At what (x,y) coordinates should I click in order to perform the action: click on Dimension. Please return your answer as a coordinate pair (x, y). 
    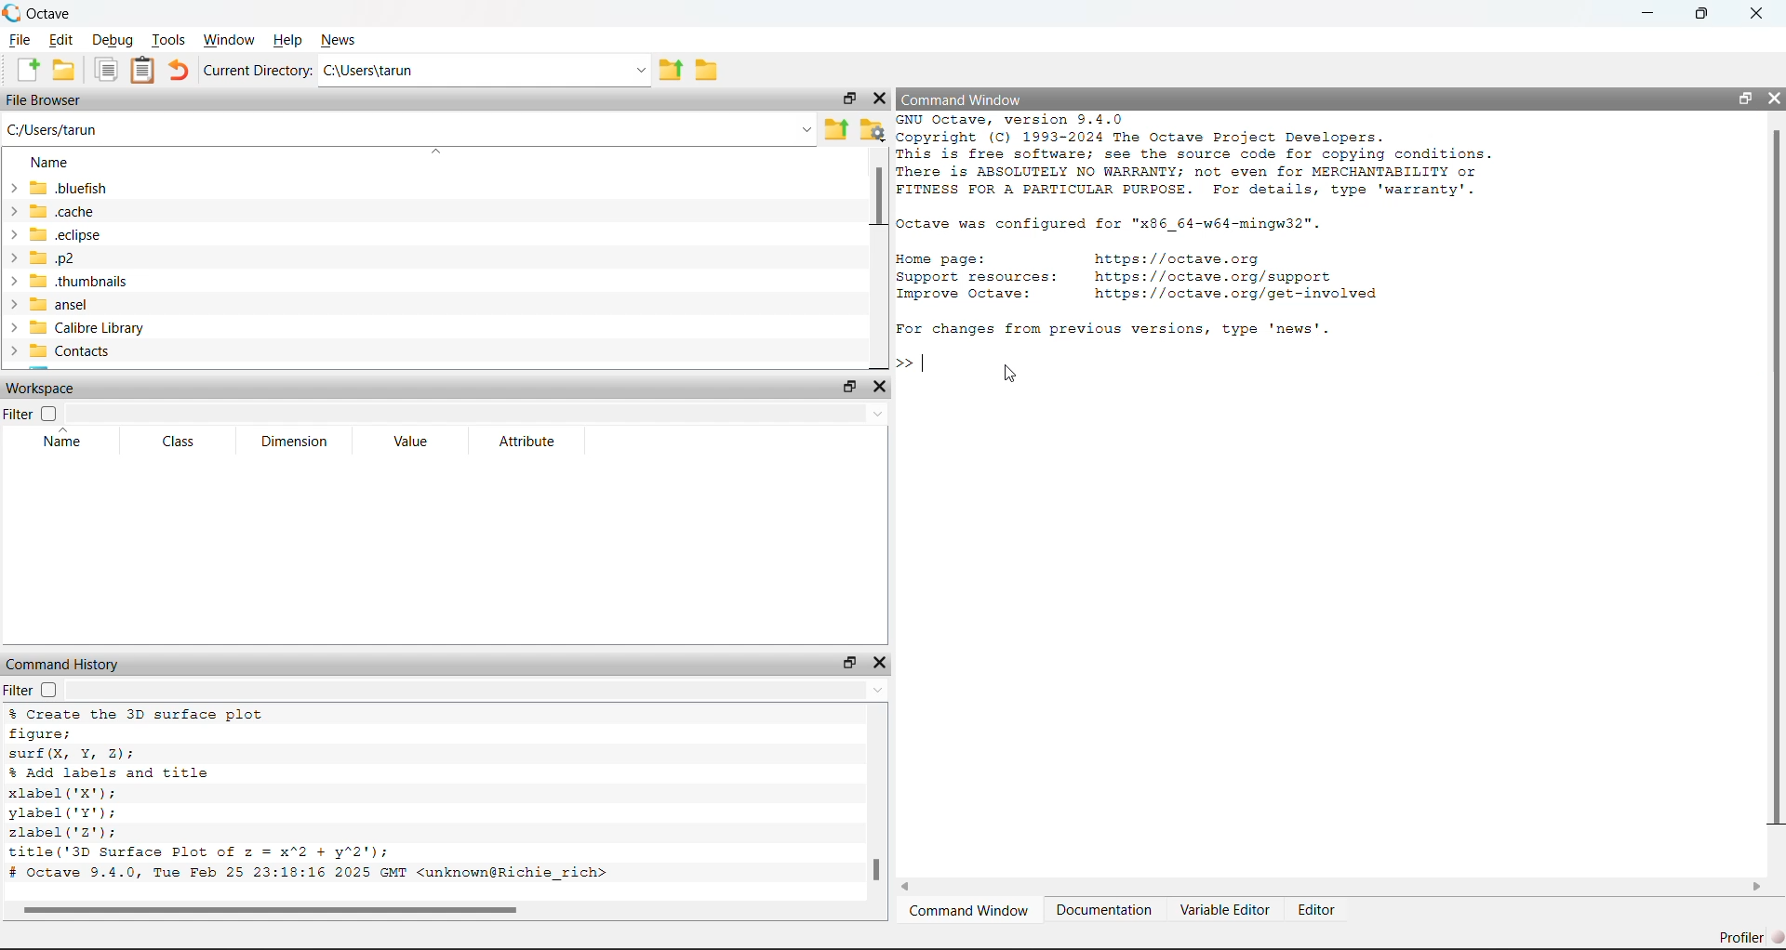
    Looking at the image, I should click on (293, 442).